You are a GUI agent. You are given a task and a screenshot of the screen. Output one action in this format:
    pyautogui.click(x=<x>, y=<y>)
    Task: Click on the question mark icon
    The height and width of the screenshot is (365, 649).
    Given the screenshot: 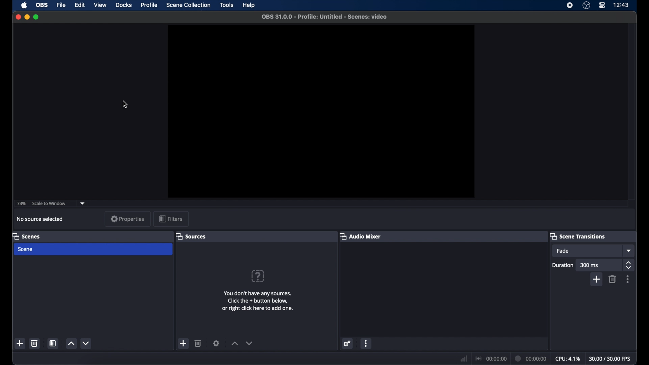 What is the action you would take?
    pyautogui.click(x=259, y=276)
    